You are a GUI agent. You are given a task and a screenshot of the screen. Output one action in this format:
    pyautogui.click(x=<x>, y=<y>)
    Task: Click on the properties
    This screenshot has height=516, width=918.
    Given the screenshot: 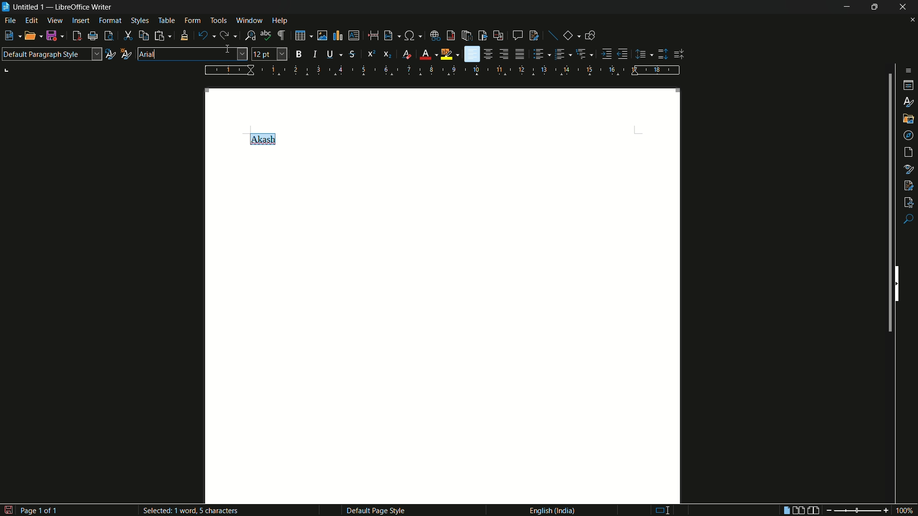 What is the action you would take?
    pyautogui.click(x=909, y=86)
    